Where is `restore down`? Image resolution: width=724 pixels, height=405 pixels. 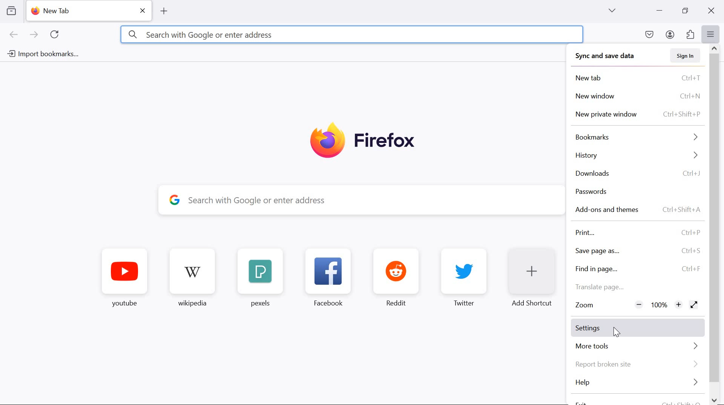
restore down is located at coordinates (686, 10).